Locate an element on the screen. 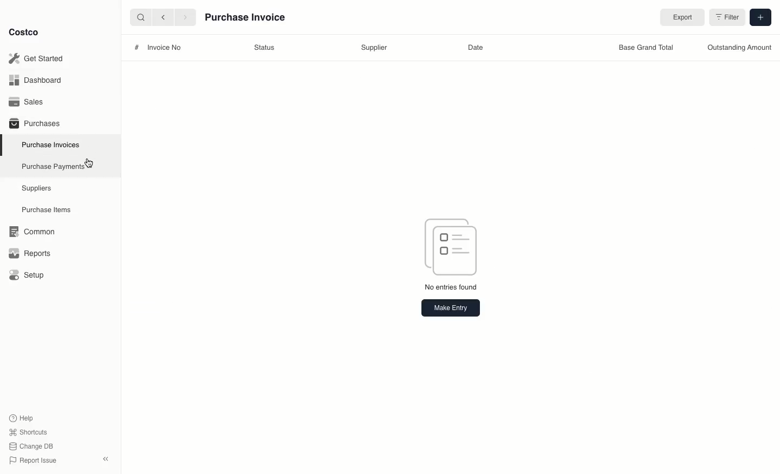 Image resolution: width=780 pixels, height=474 pixels. Get Started is located at coordinates (38, 58).